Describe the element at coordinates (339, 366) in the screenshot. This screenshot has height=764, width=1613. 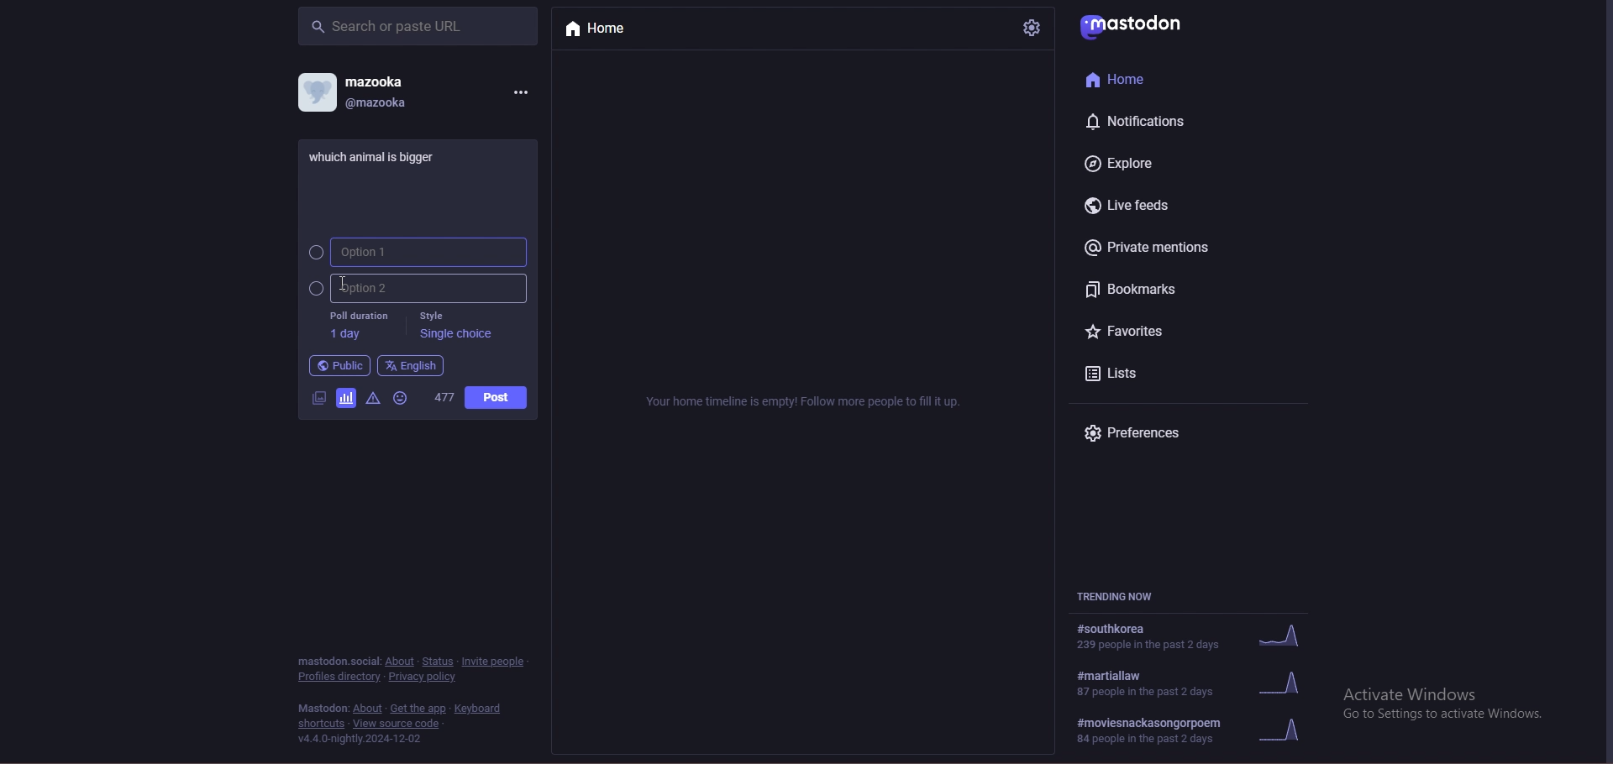
I see `public` at that location.